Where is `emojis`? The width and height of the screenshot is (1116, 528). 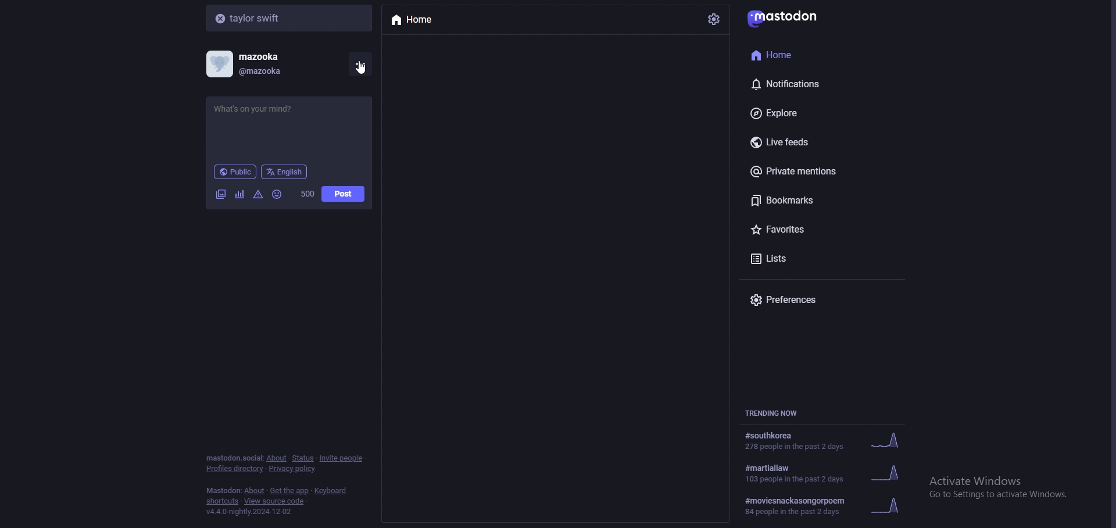
emojis is located at coordinates (277, 194).